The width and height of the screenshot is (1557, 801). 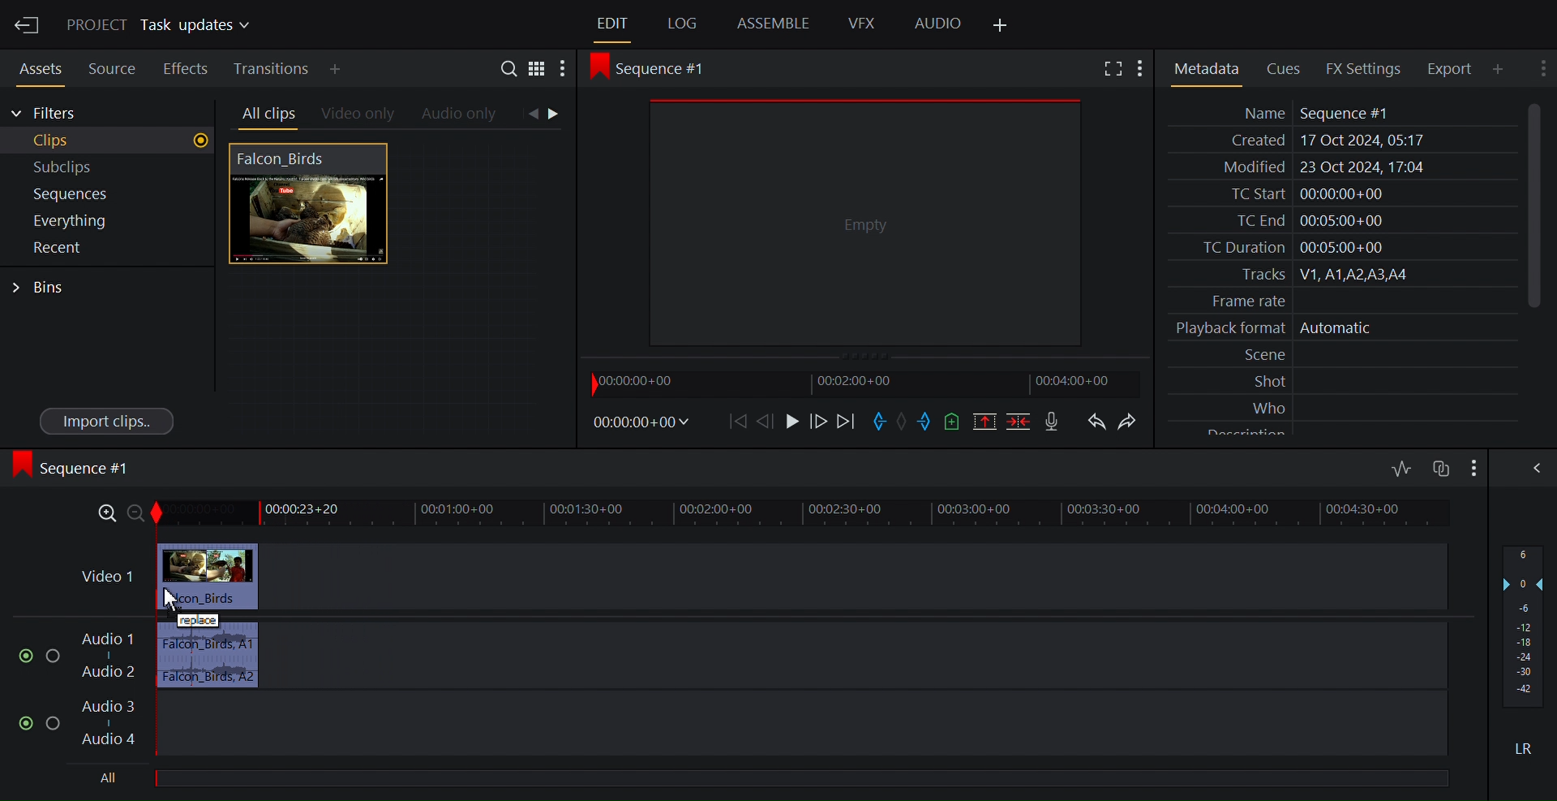 What do you see at coordinates (847, 422) in the screenshot?
I see `Move forward` at bounding box center [847, 422].